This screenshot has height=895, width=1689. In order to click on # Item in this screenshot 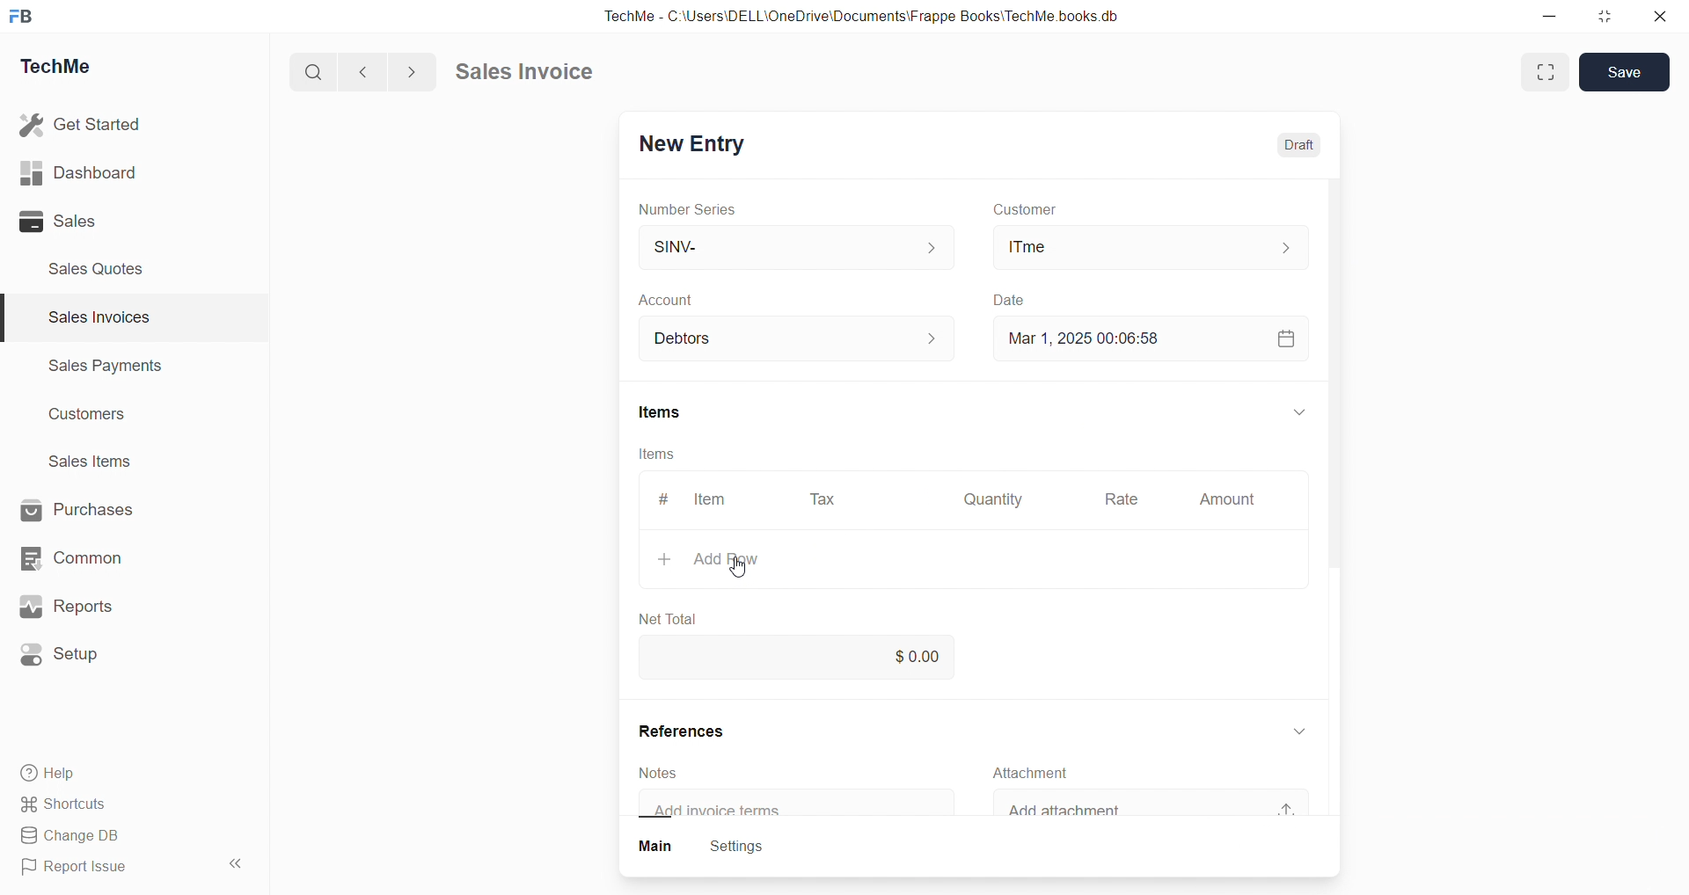, I will do `click(704, 498)`.